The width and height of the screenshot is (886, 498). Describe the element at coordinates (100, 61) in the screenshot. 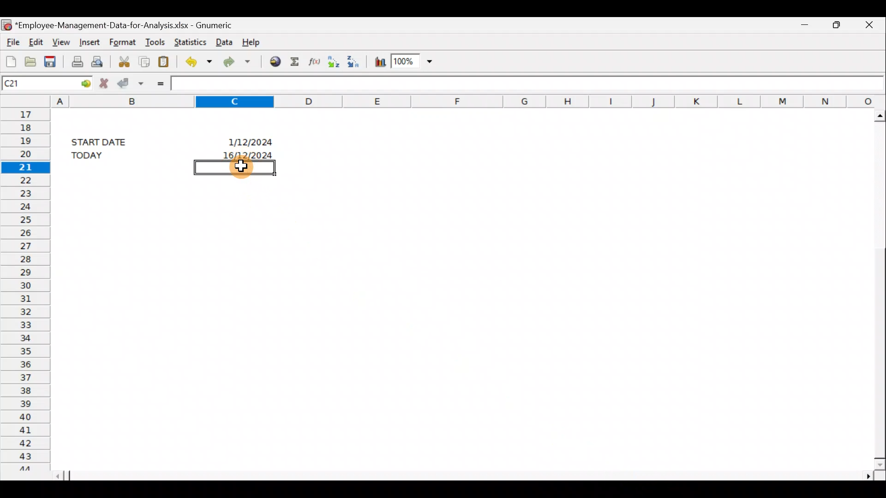

I see `Print preview` at that location.